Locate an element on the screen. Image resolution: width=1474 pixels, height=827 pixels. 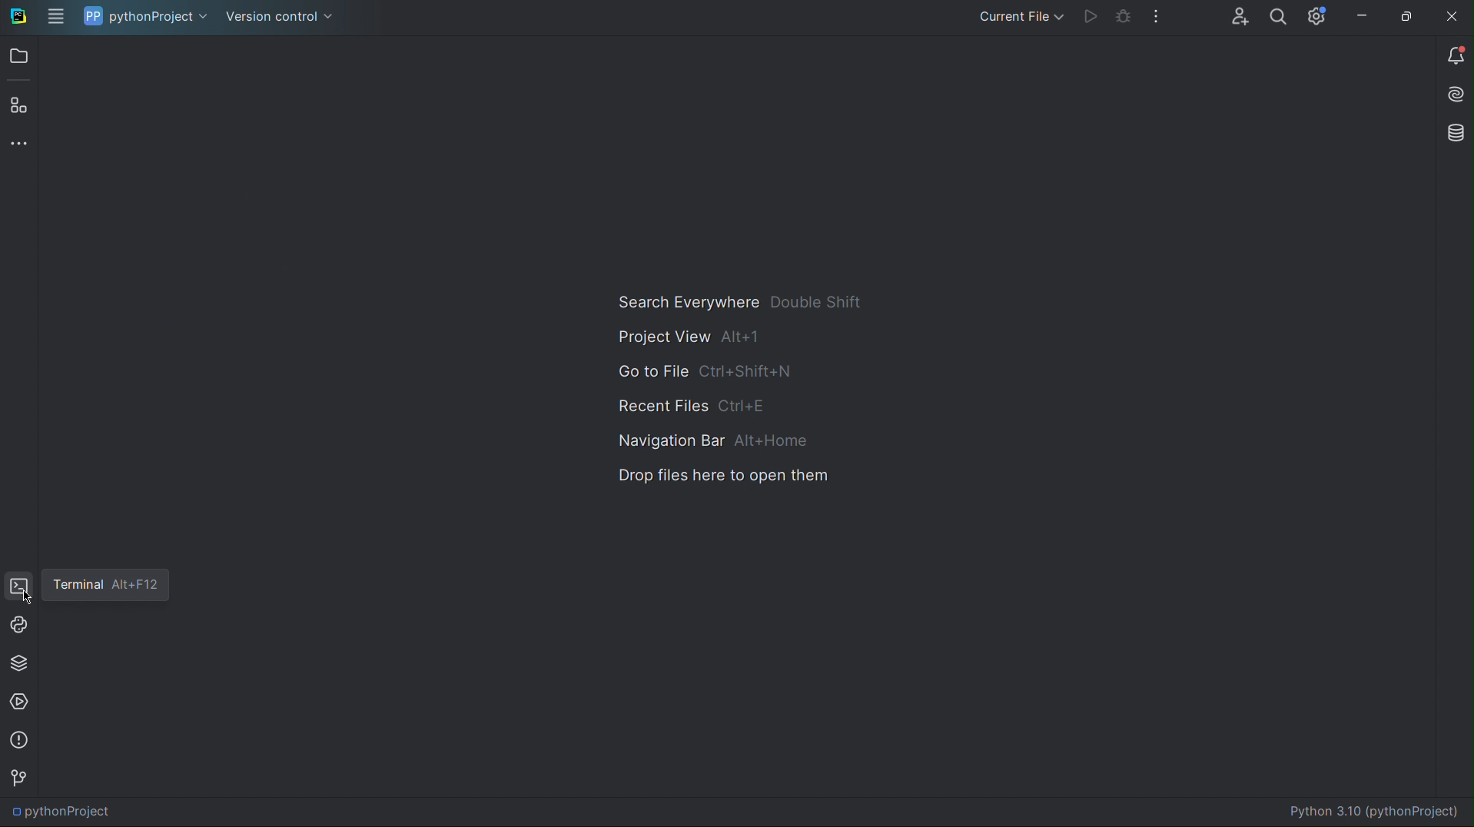
Go to File is located at coordinates (700, 372).